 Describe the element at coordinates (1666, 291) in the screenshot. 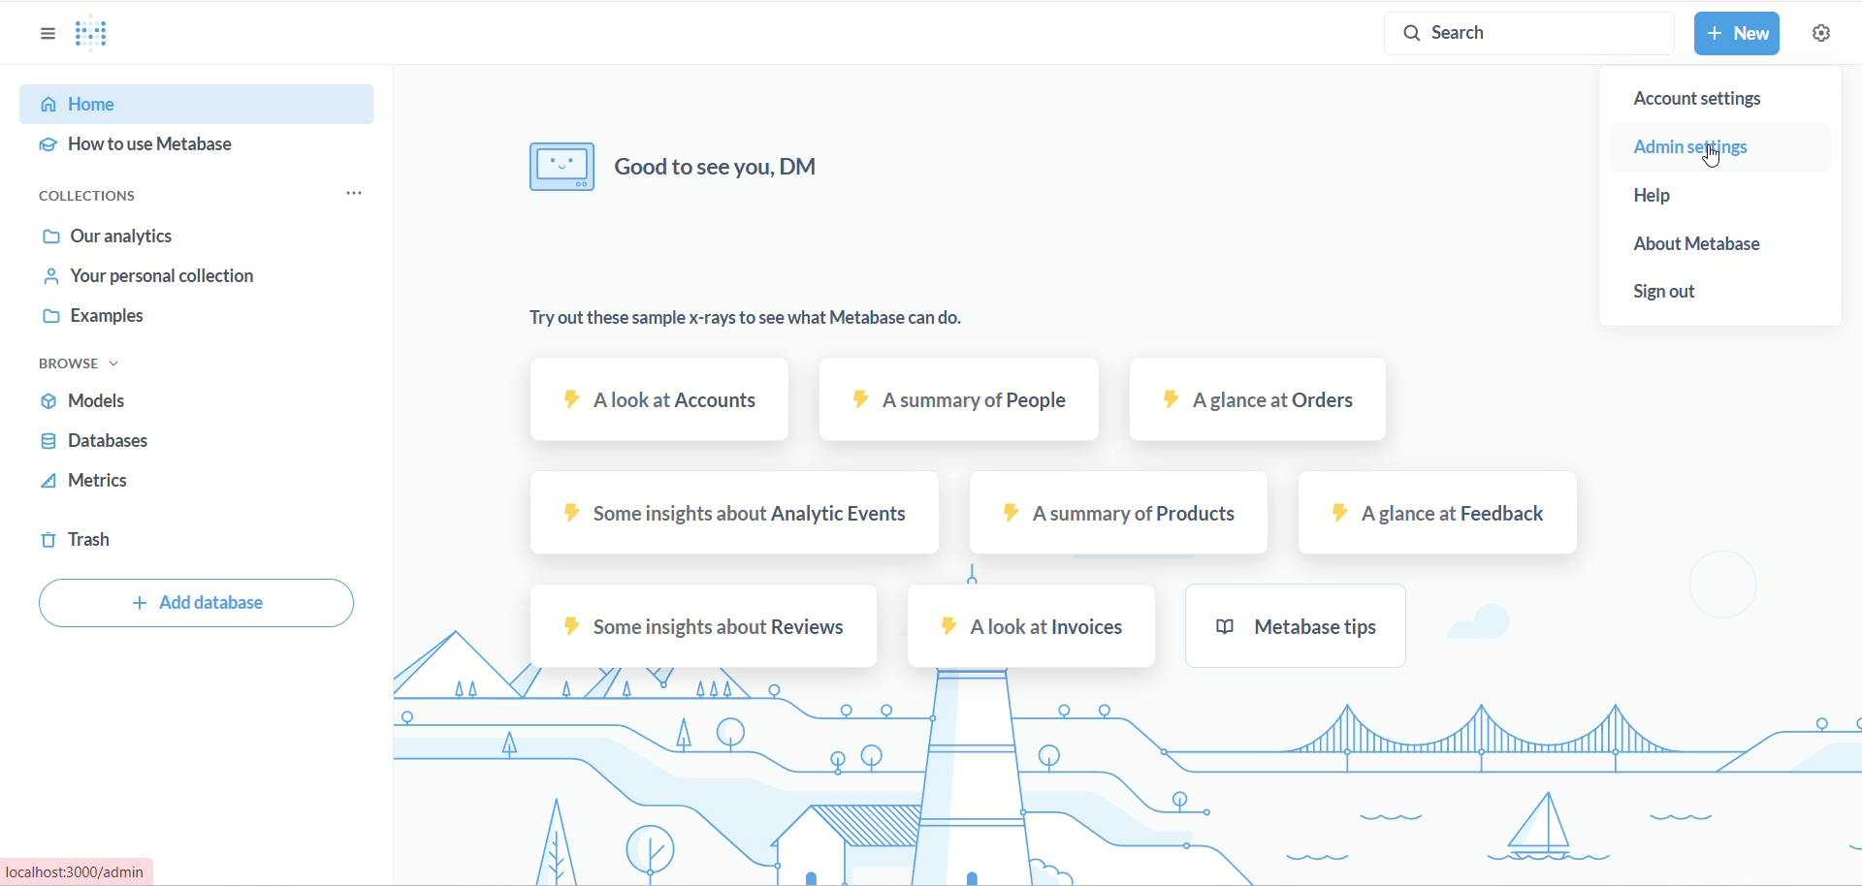

I see `sign out` at that location.